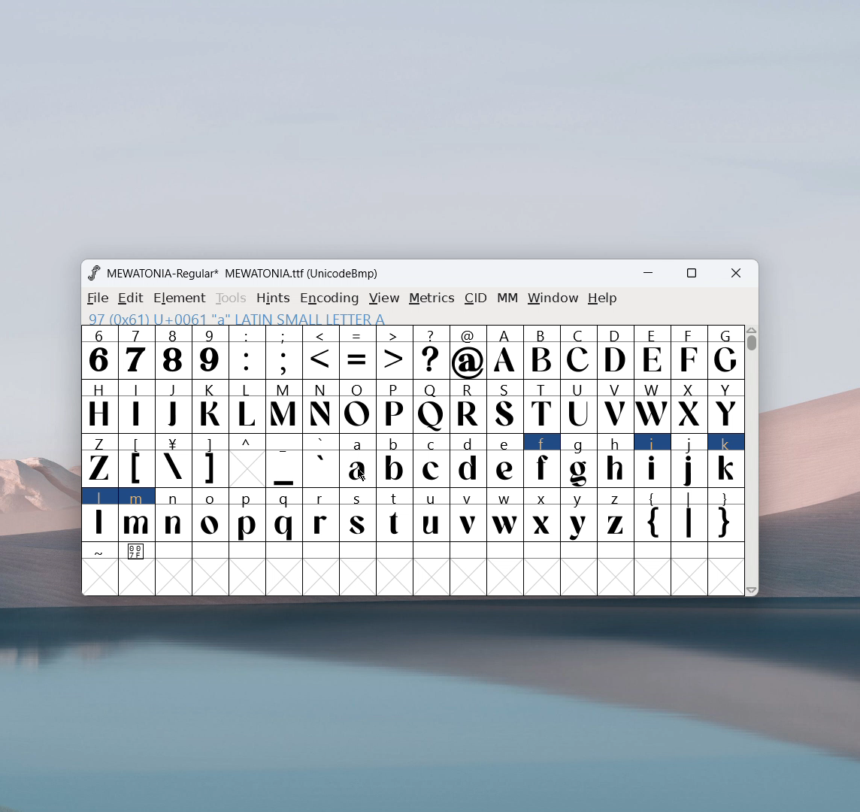 The width and height of the screenshot is (860, 812). I want to click on =, so click(358, 353).